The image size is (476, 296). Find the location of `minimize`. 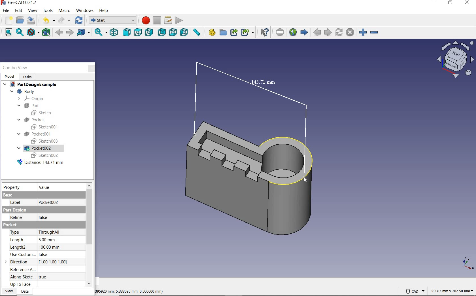

minimize is located at coordinates (433, 3).